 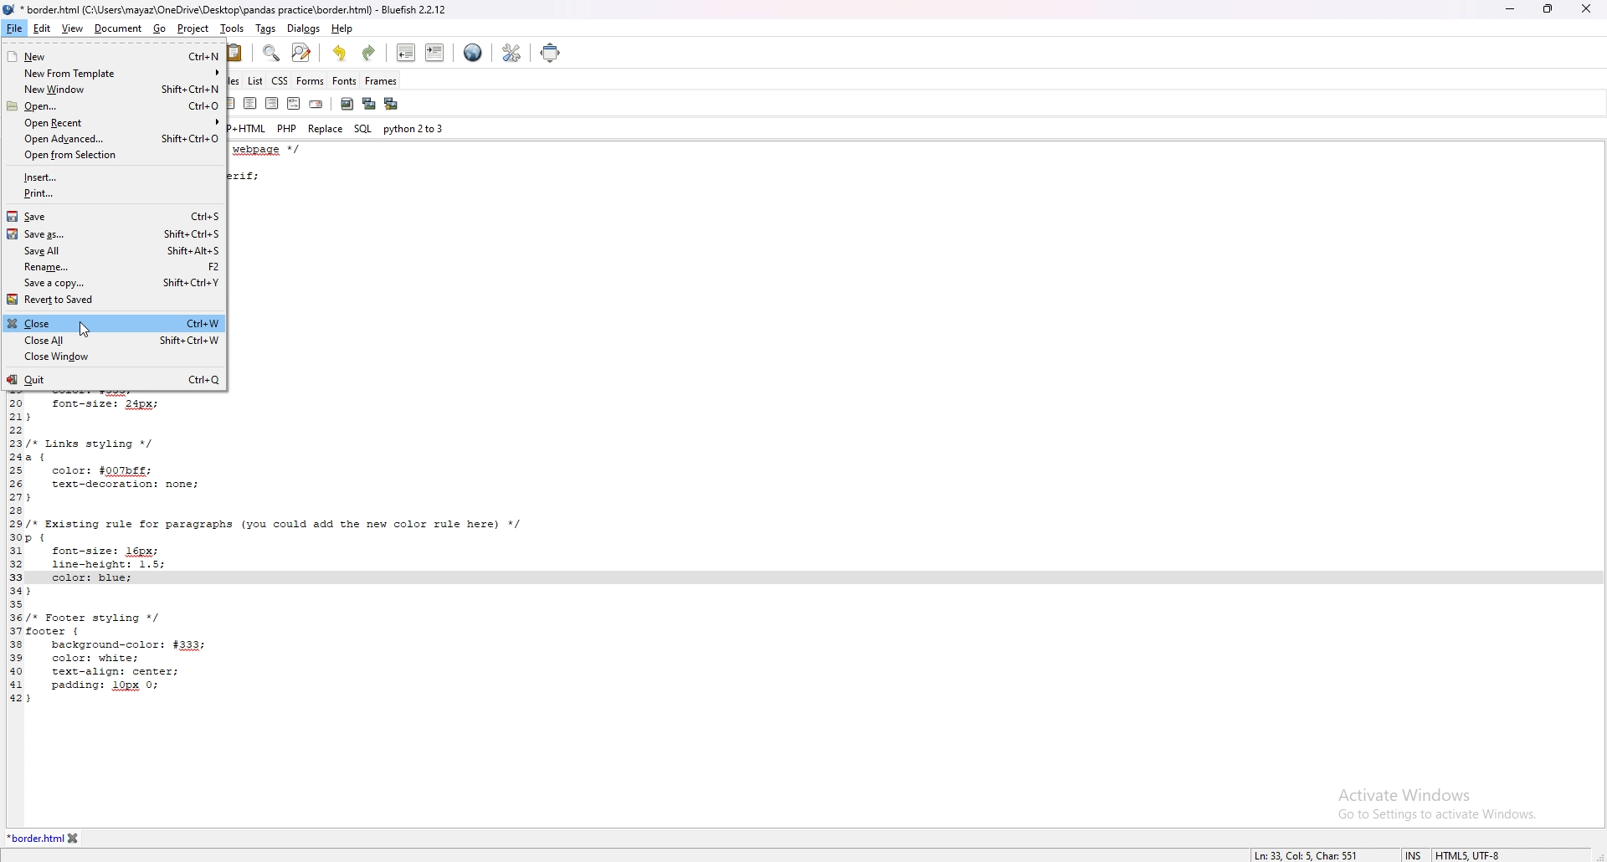 What do you see at coordinates (341, 52) in the screenshot?
I see `undo` at bounding box center [341, 52].